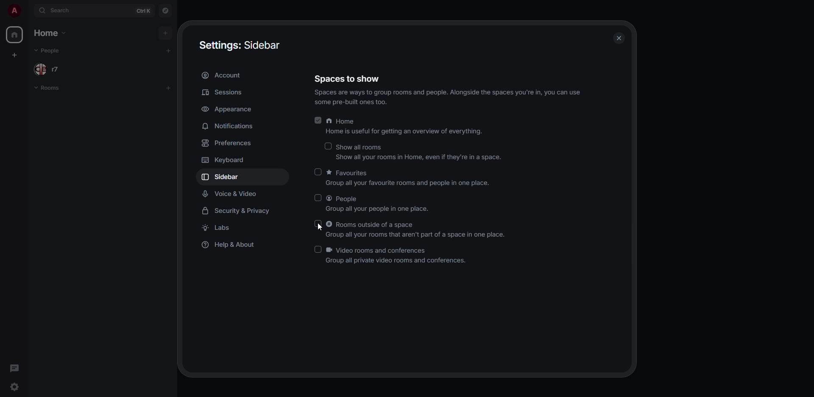 Image resolution: width=814 pixels, height=397 pixels. What do you see at coordinates (14, 10) in the screenshot?
I see `profile` at bounding box center [14, 10].